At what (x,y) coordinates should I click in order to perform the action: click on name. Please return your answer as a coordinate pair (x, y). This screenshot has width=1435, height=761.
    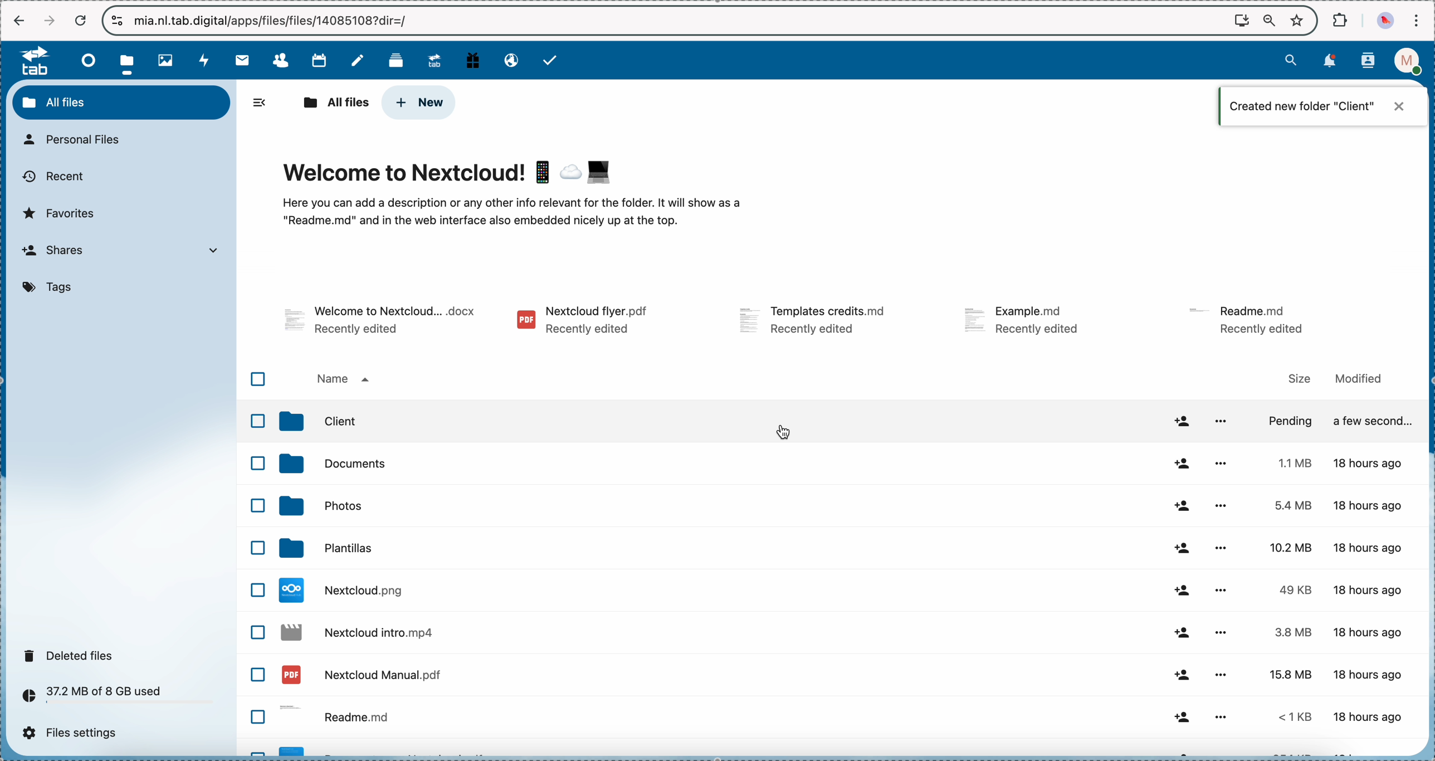
    Looking at the image, I should click on (344, 380).